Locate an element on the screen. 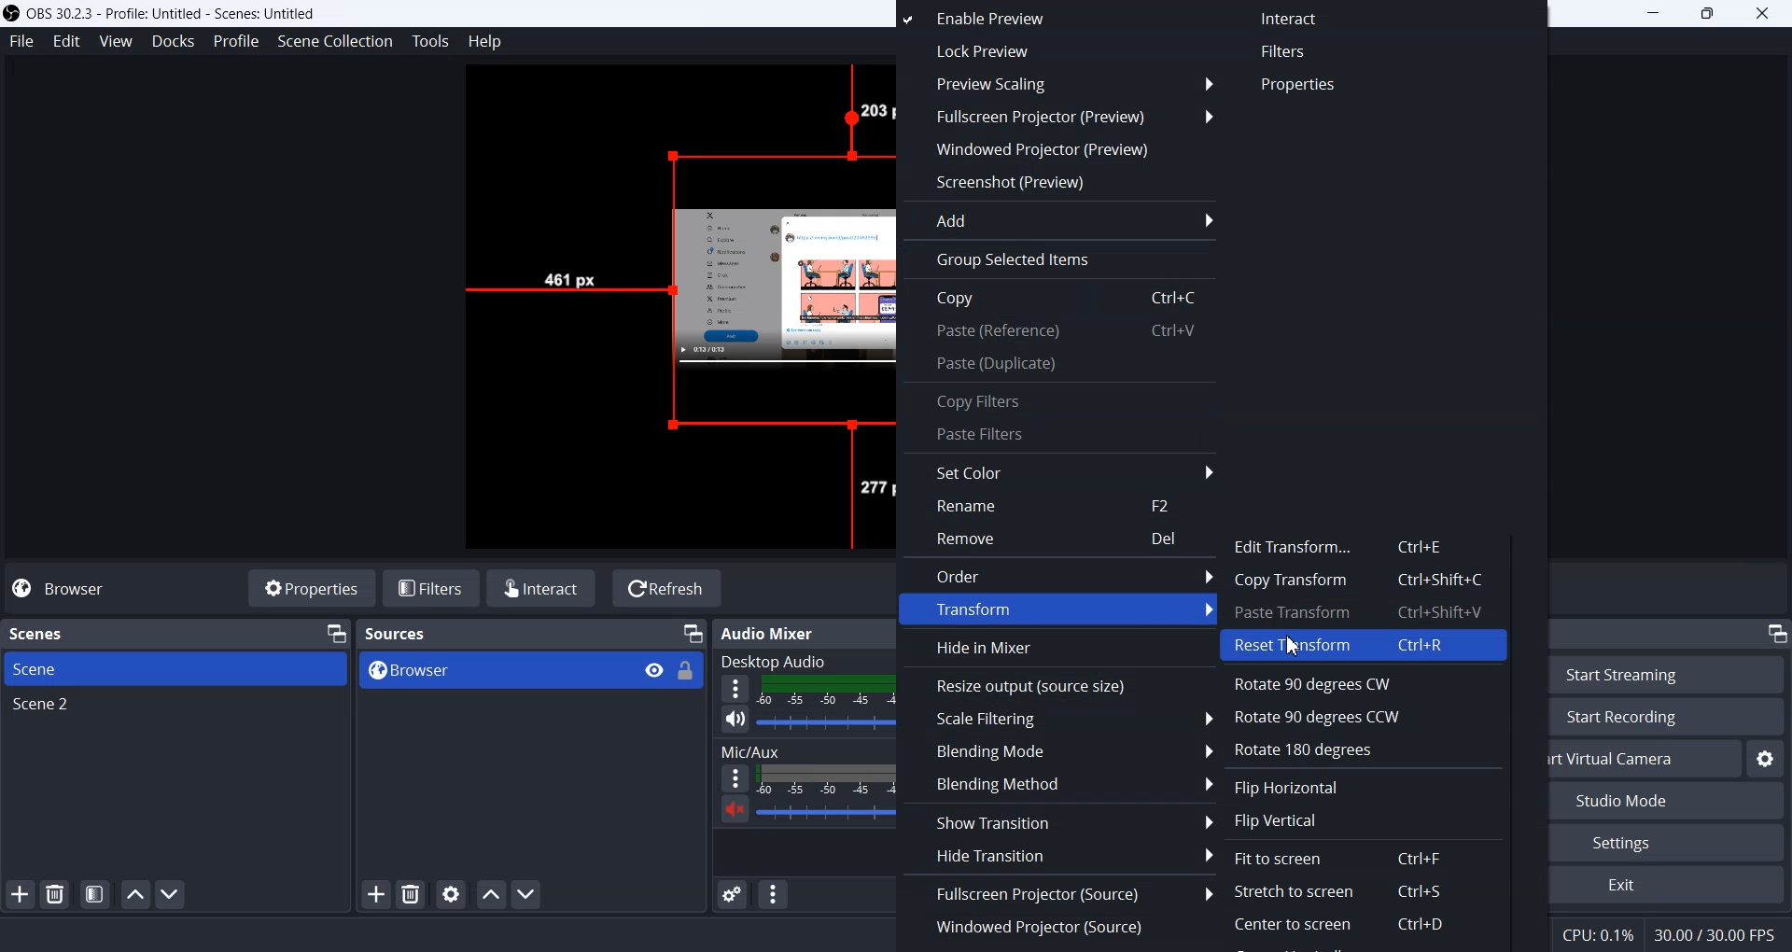 Image resolution: width=1792 pixels, height=952 pixels. Filters is located at coordinates (433, 589).